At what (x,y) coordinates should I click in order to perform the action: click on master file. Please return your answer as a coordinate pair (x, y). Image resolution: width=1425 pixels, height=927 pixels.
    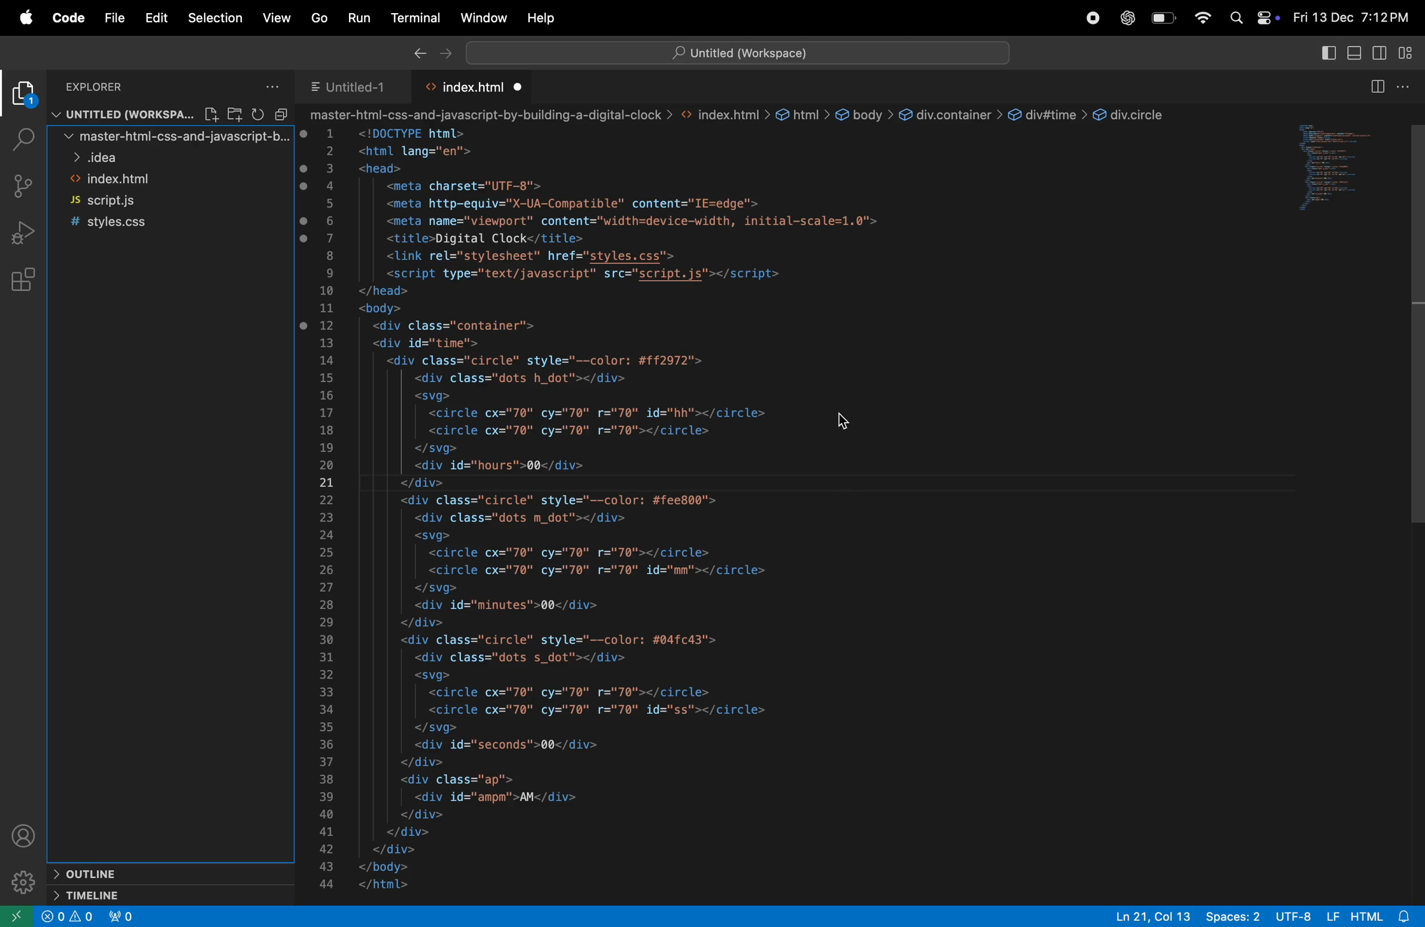
    Looking at the image, I should click on (164, 139).